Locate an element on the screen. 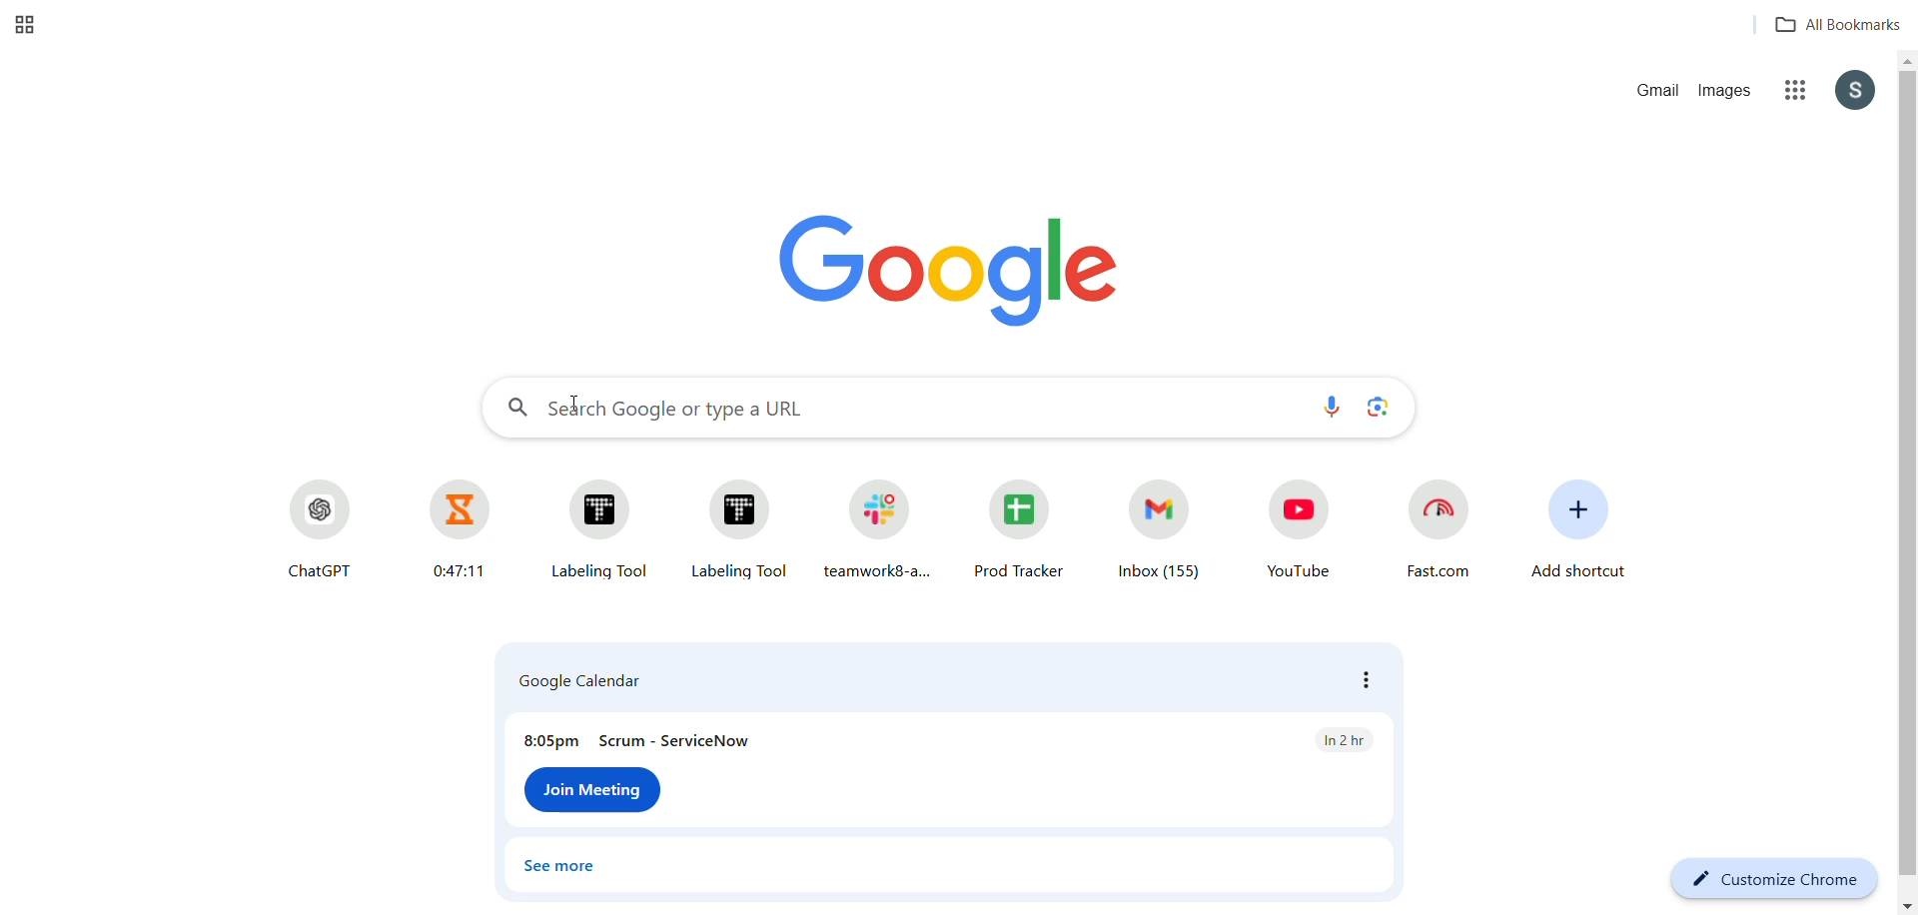 The height and width of the screenshot is (915, 1918). google calendar is located at coordinates (945, 680).